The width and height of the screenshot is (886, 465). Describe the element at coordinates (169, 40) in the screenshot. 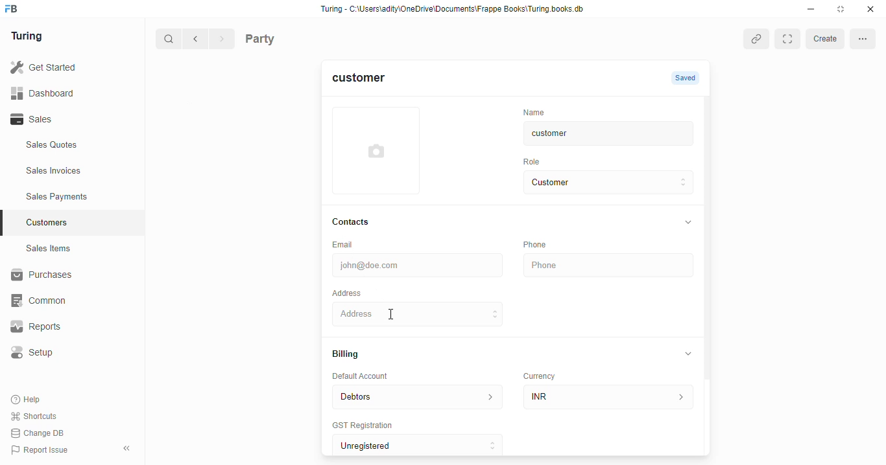

I see `search` at that location.